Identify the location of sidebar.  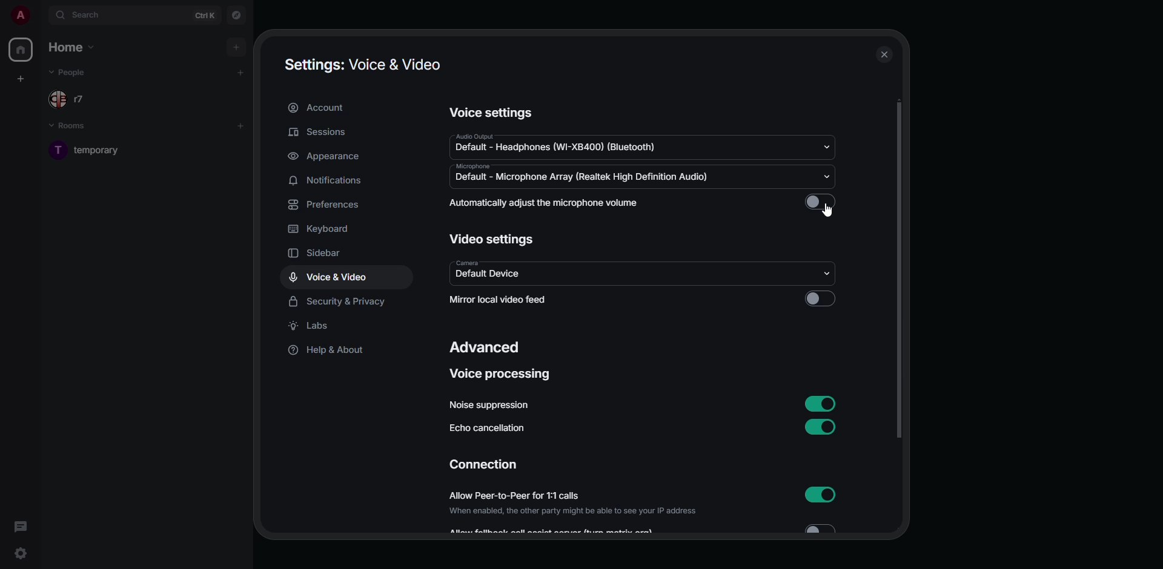
(315, 254).